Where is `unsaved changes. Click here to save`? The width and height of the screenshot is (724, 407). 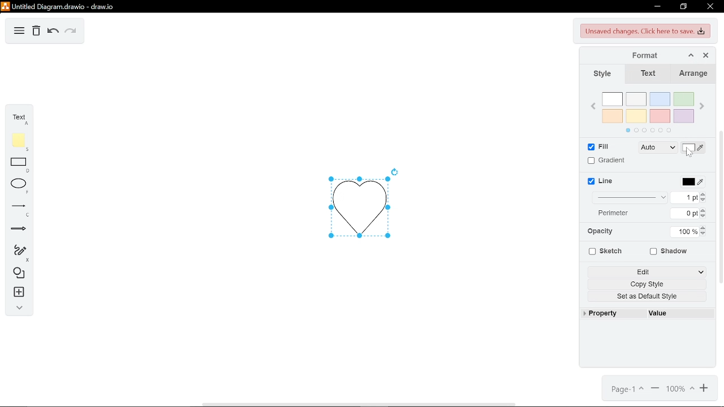
unsaved changes. Click here to save is located at coordinates (646, 32).